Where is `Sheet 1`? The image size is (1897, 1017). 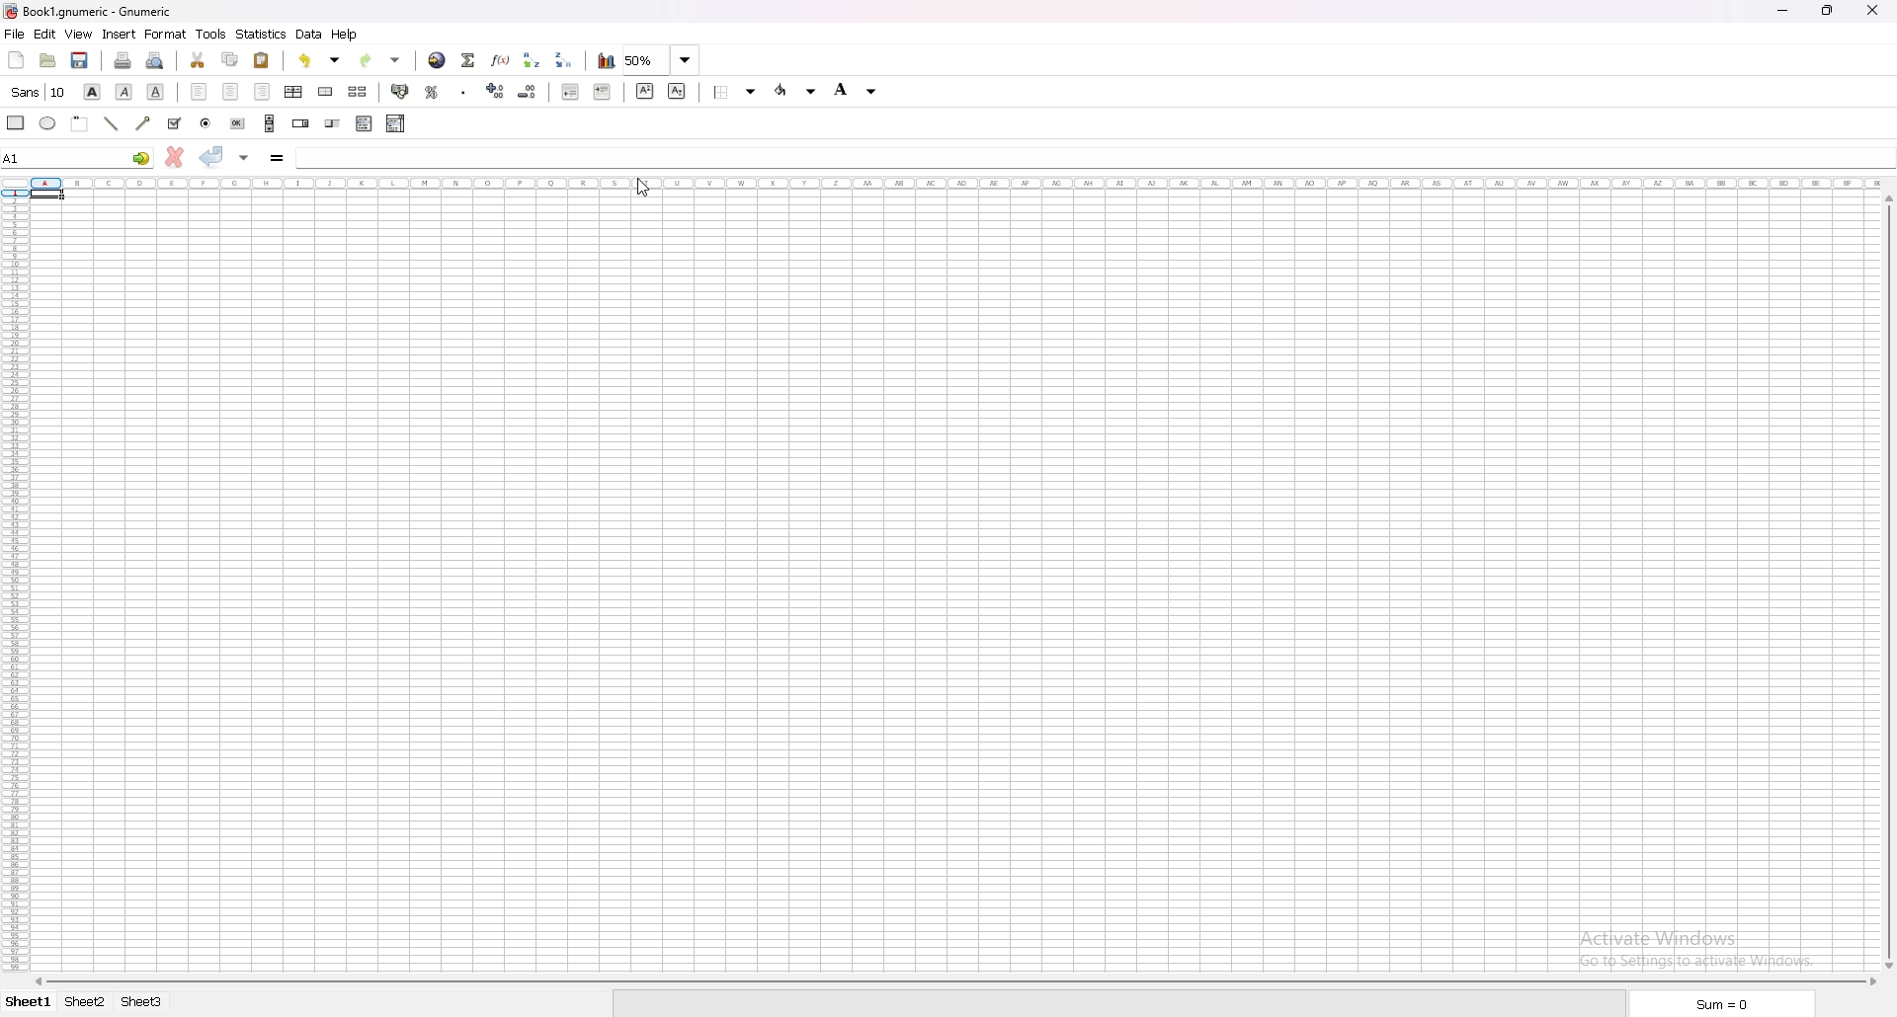 Sheet 1 is located at coordinates (26, 1003).